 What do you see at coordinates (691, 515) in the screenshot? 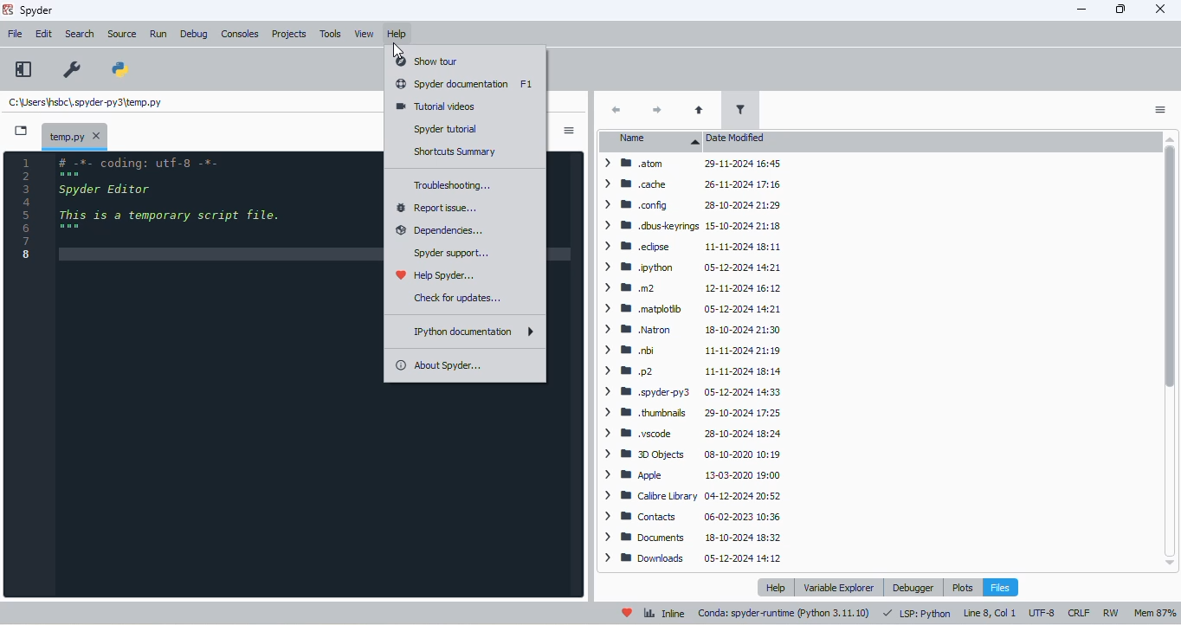
I see `> BB Contacts 06-02-2023 10:36` at bounding box center [691, 515].